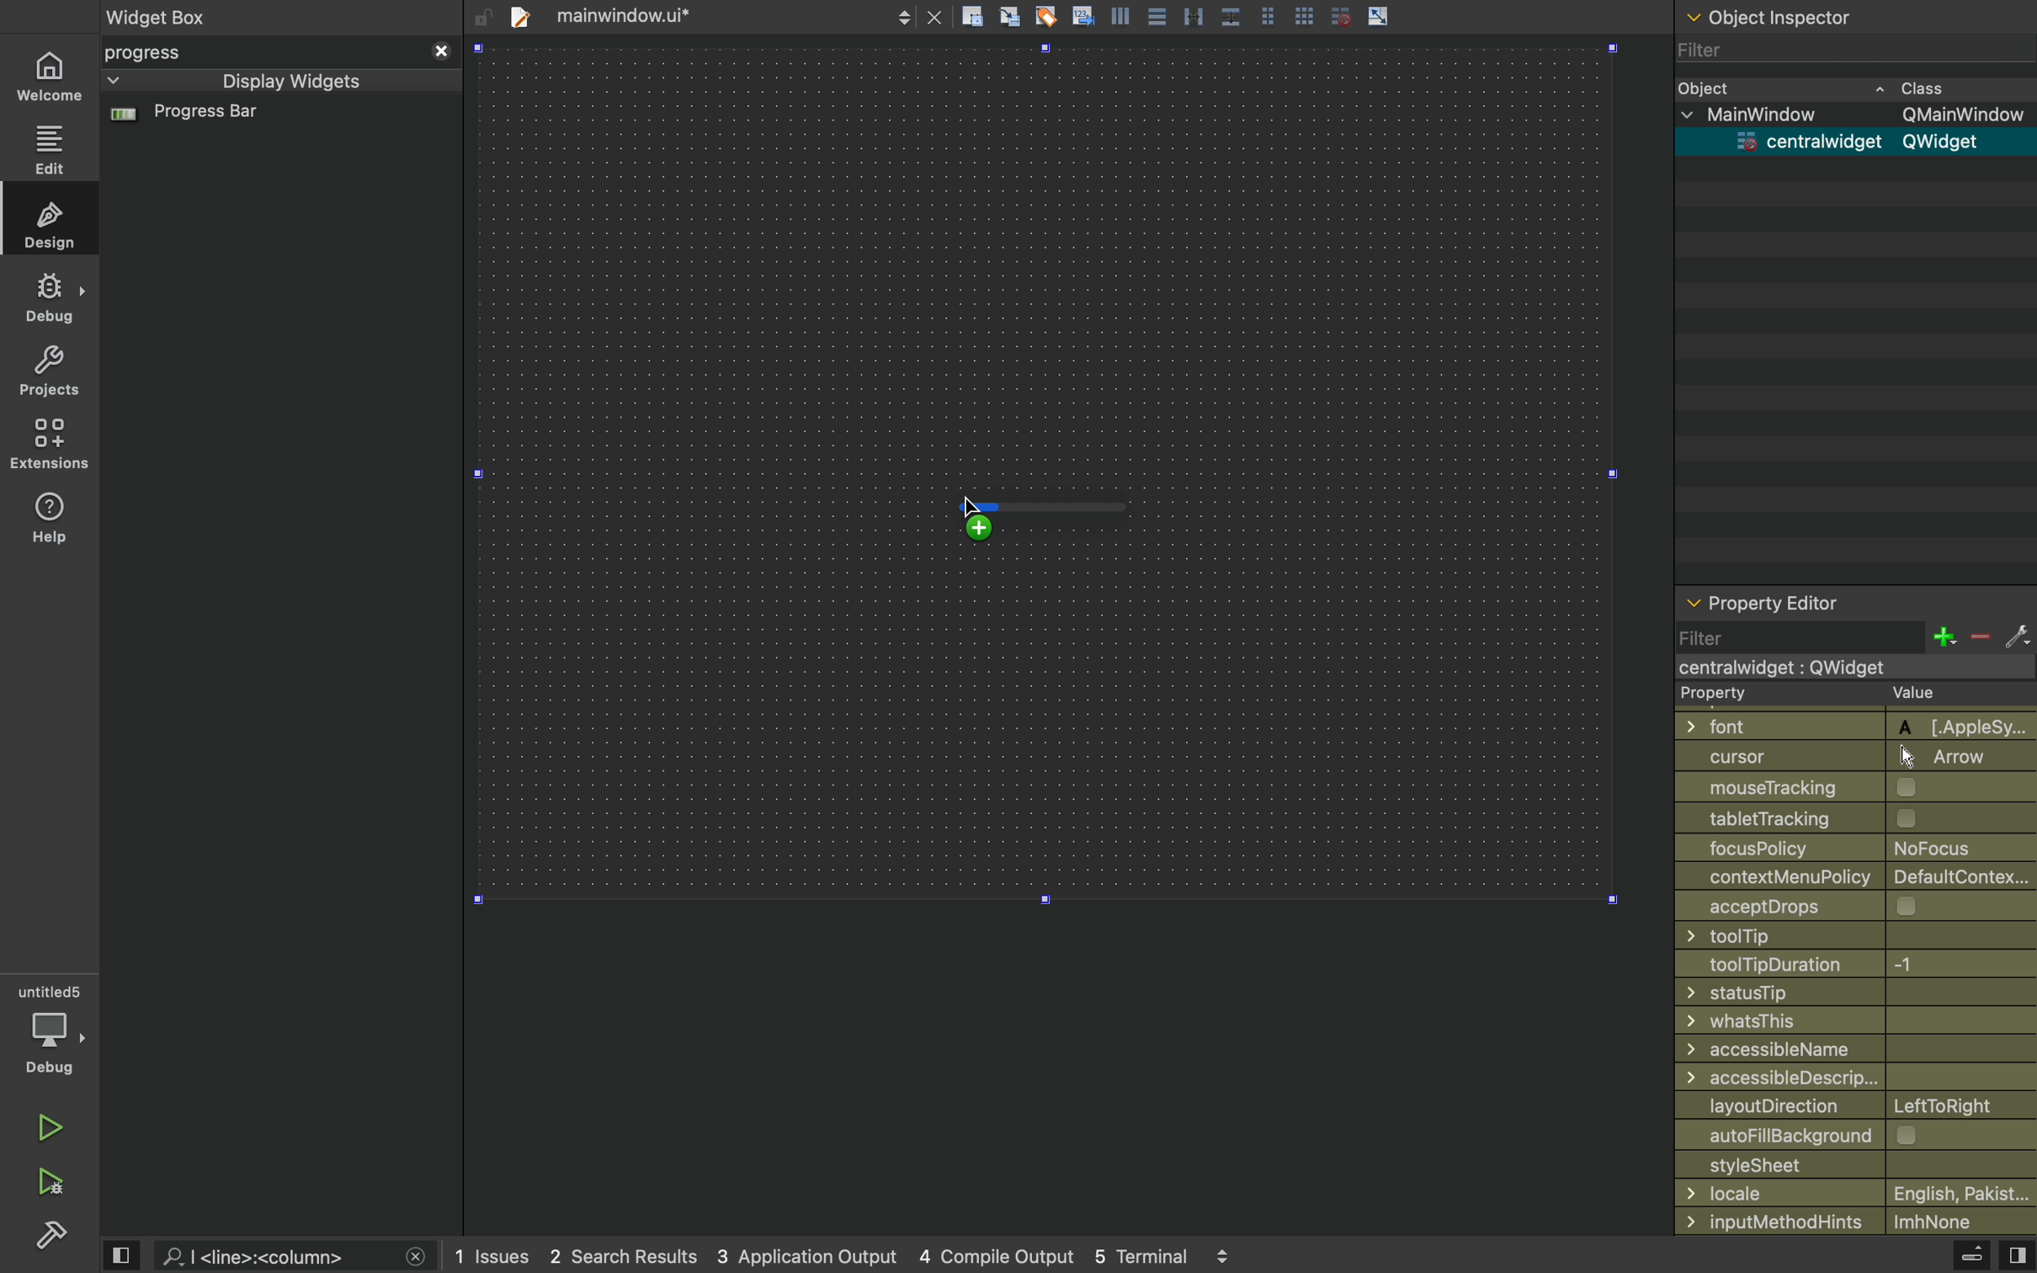  What do you see at coordinates (1833, 1078) in the screenshot?
I see `accessible descrip` at bounding box center [1833, 1078].